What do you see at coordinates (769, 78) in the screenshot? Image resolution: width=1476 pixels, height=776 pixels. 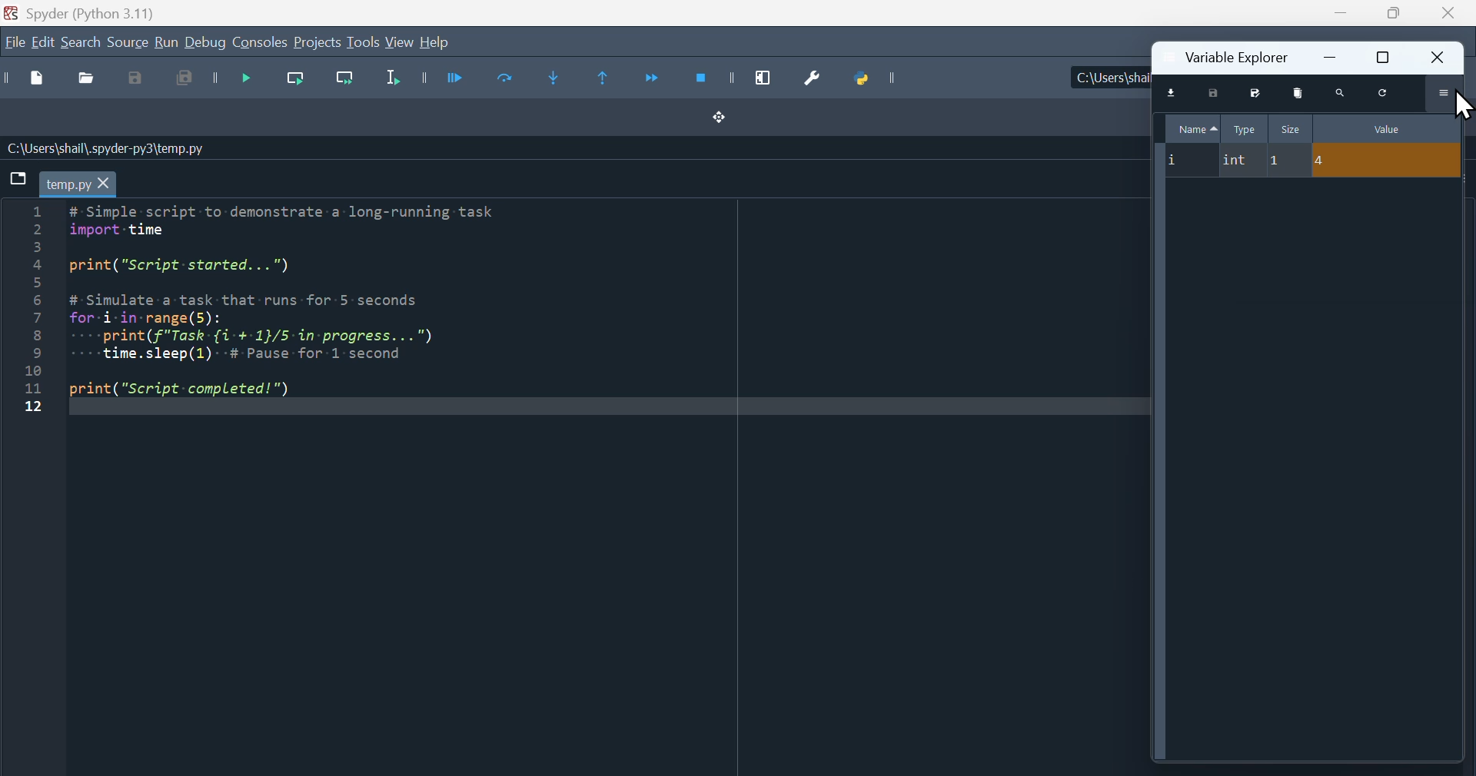 I see `Maximise current window pane` at bounding box center [769, 78].